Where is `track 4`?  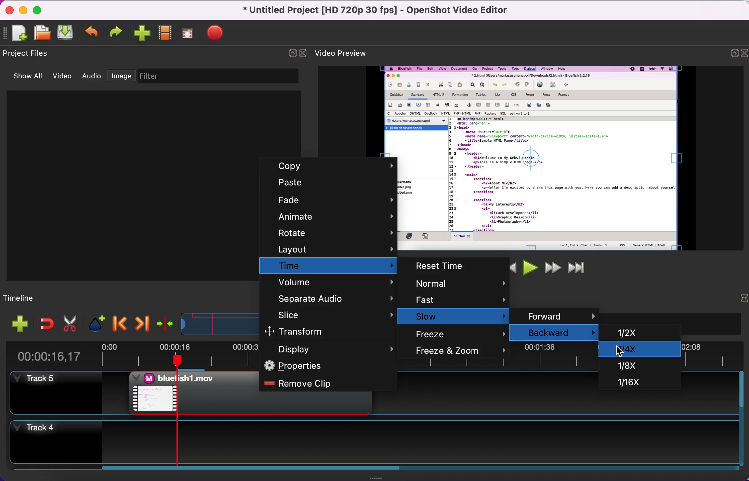 track 4 is located at coordinates (371, 441).